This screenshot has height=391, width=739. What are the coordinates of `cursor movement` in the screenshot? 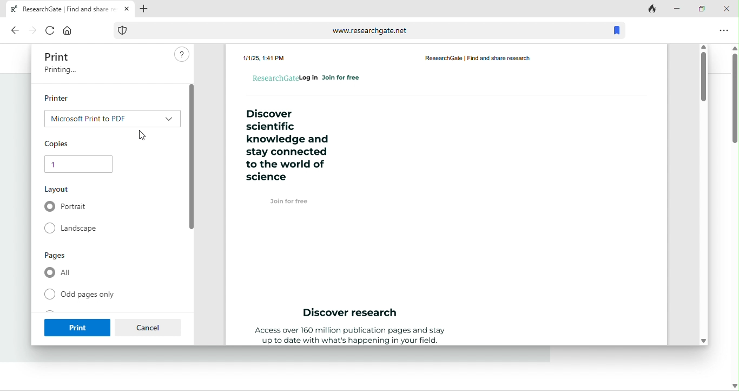 It's located at (144, 137).